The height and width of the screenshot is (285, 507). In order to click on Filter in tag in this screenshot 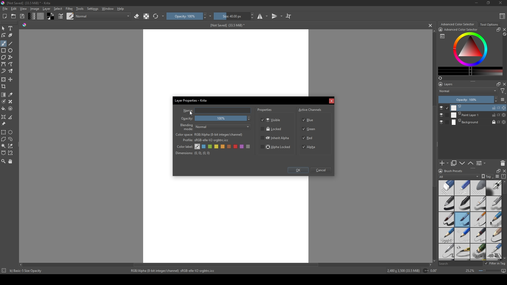, I will do `click(495, 264)`.